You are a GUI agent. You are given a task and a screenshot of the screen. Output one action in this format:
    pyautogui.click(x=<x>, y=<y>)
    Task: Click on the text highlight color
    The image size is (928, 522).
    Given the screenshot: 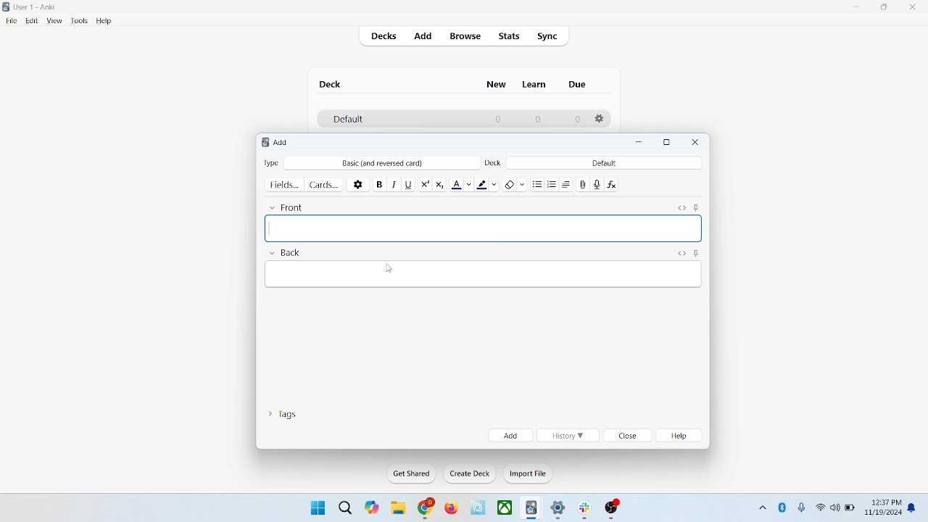 What is the action you would take?
    pyautogui.click(x=490, y=183)
    